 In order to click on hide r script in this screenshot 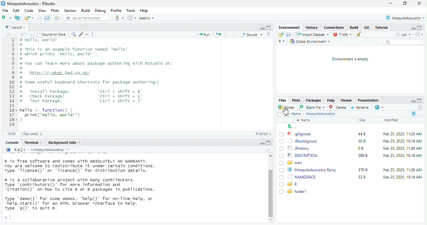, I will do `click(260, 143)`.